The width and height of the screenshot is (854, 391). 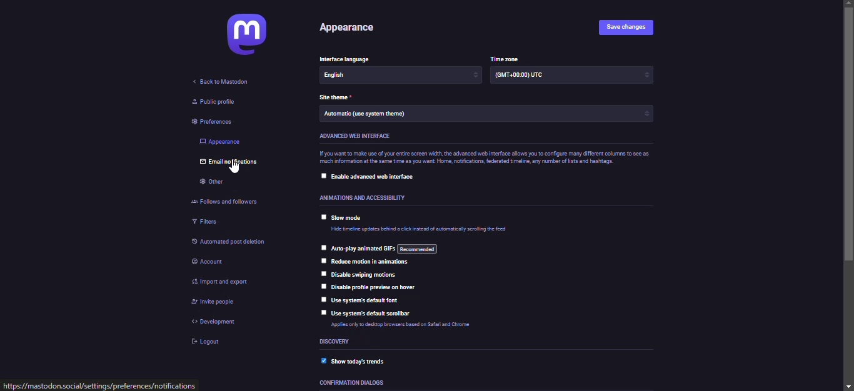 I want to click on slow mode, so click(x=348, y=219).